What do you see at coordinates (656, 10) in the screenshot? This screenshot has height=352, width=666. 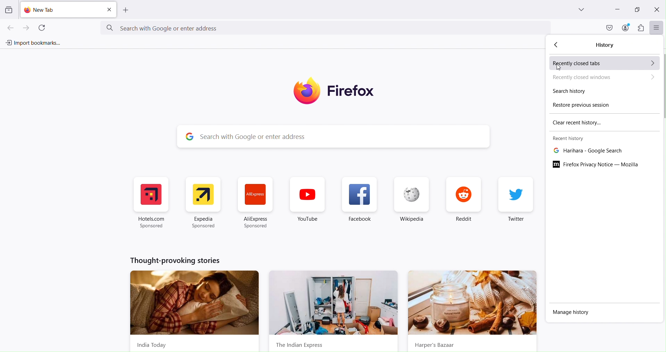 I see `Close` at bounding box center [656, 10].